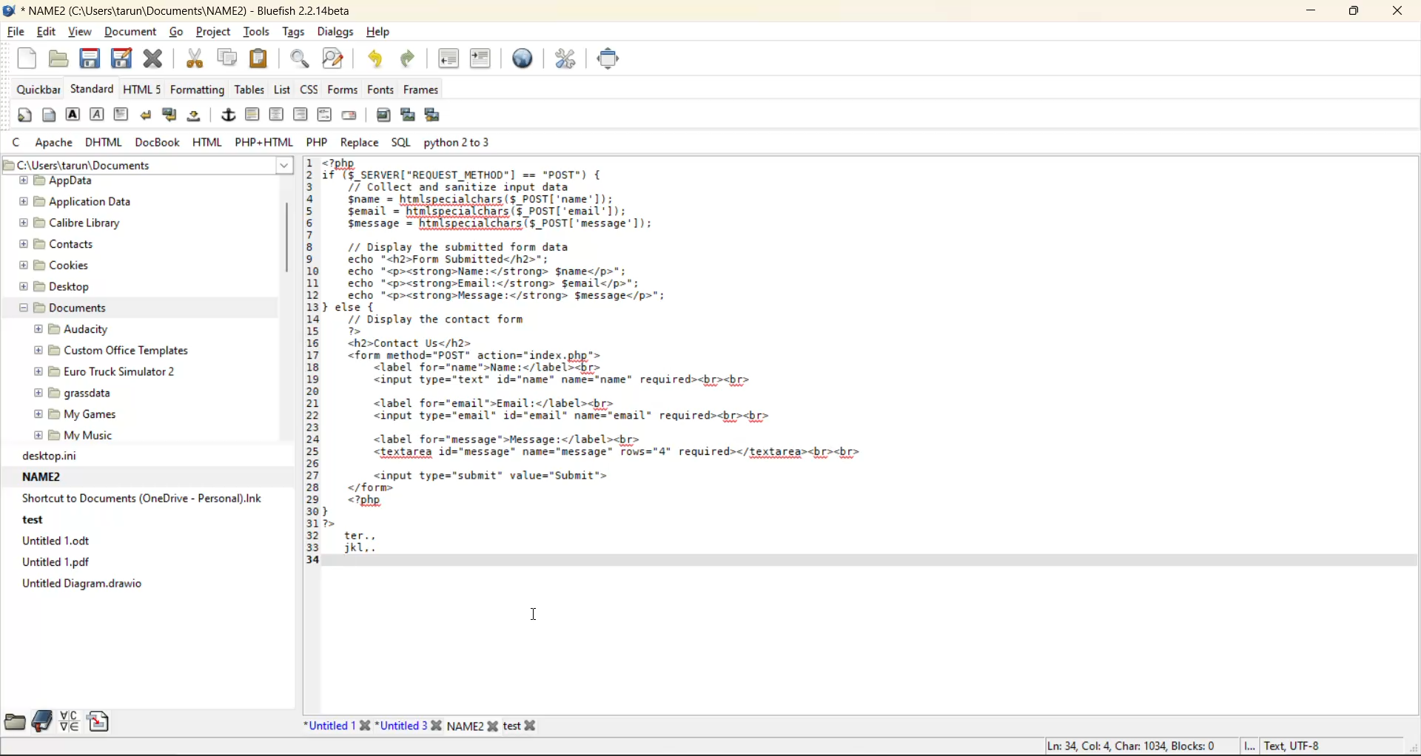 This screenshot has width=1421, height=756. I want to click on indent, so click(482, 59).